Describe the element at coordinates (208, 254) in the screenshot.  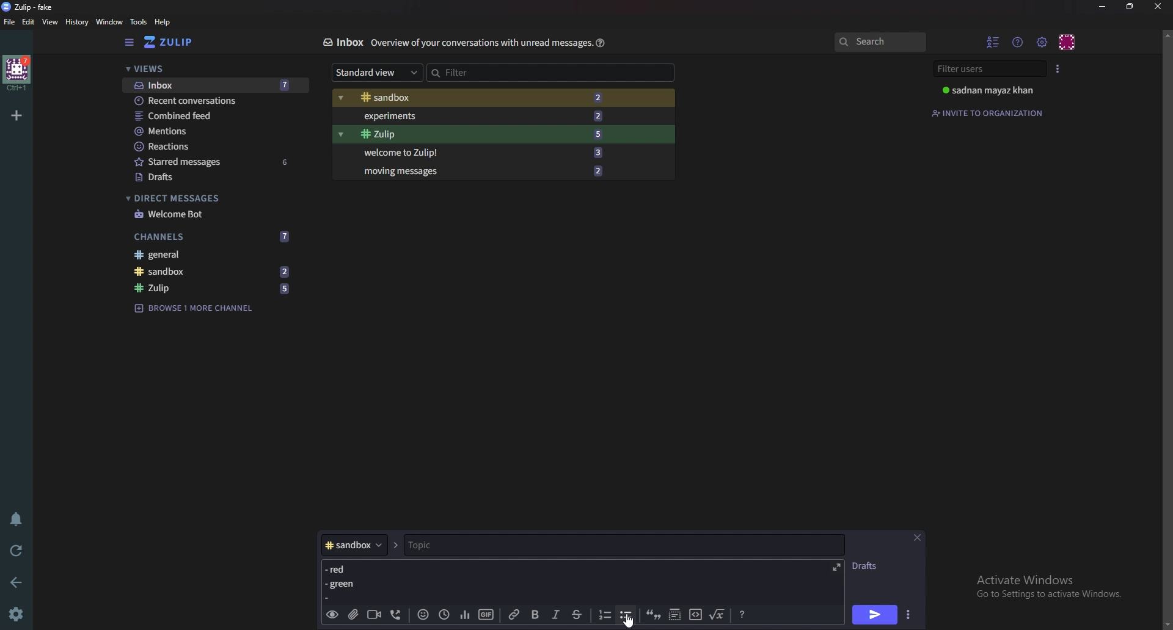
I see `General` at that location.